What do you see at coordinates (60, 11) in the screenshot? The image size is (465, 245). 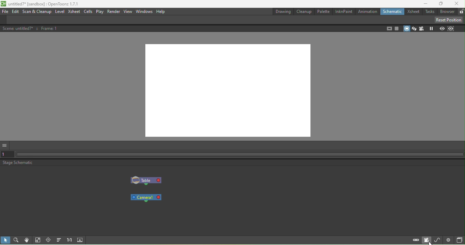 I see `Level` at bounding box center [60, 11].